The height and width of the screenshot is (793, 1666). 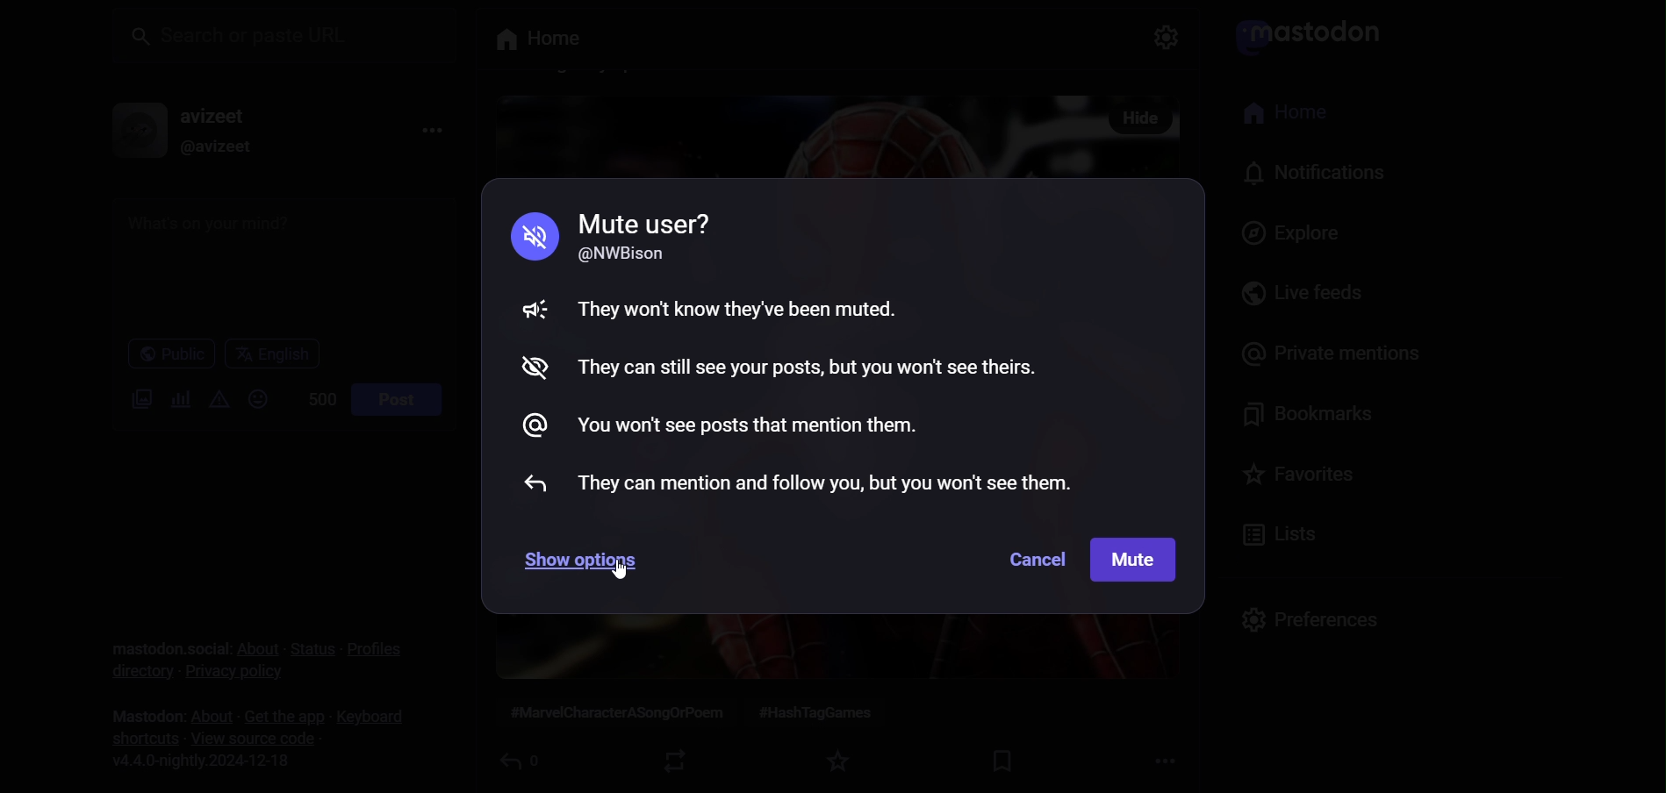 What do you see at coordinates (813, 354) in the screenshot?
I see `mute information` at bounding box center [813, 354].